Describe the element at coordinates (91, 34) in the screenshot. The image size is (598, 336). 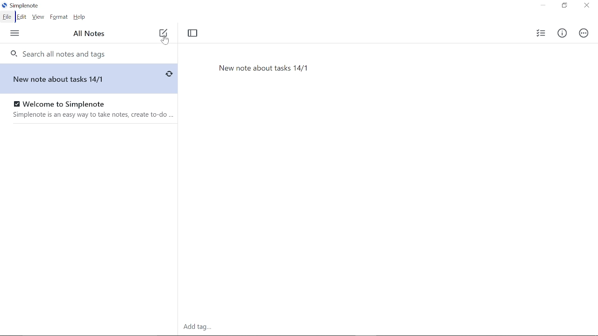
I see `All notes` at that location.